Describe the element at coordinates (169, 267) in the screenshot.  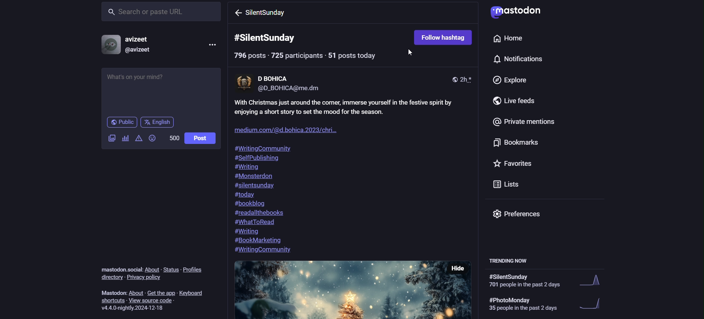
I see `status` at that location.